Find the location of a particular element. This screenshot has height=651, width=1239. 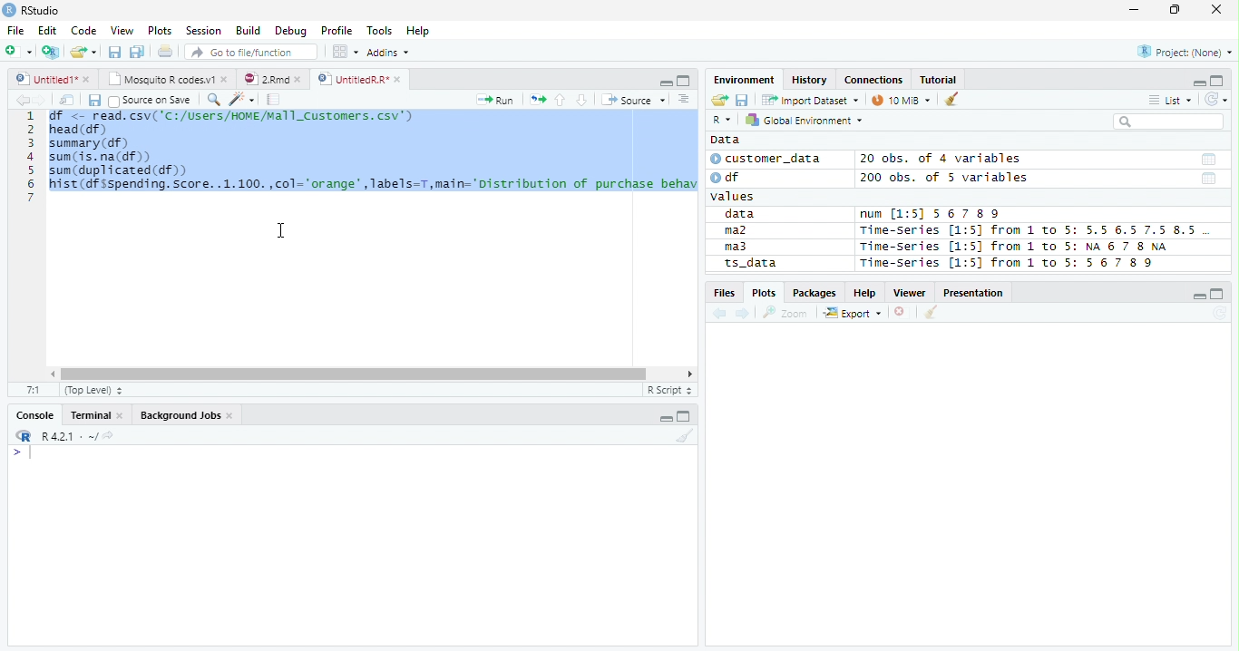

Save is located at coordinates (742, 99).